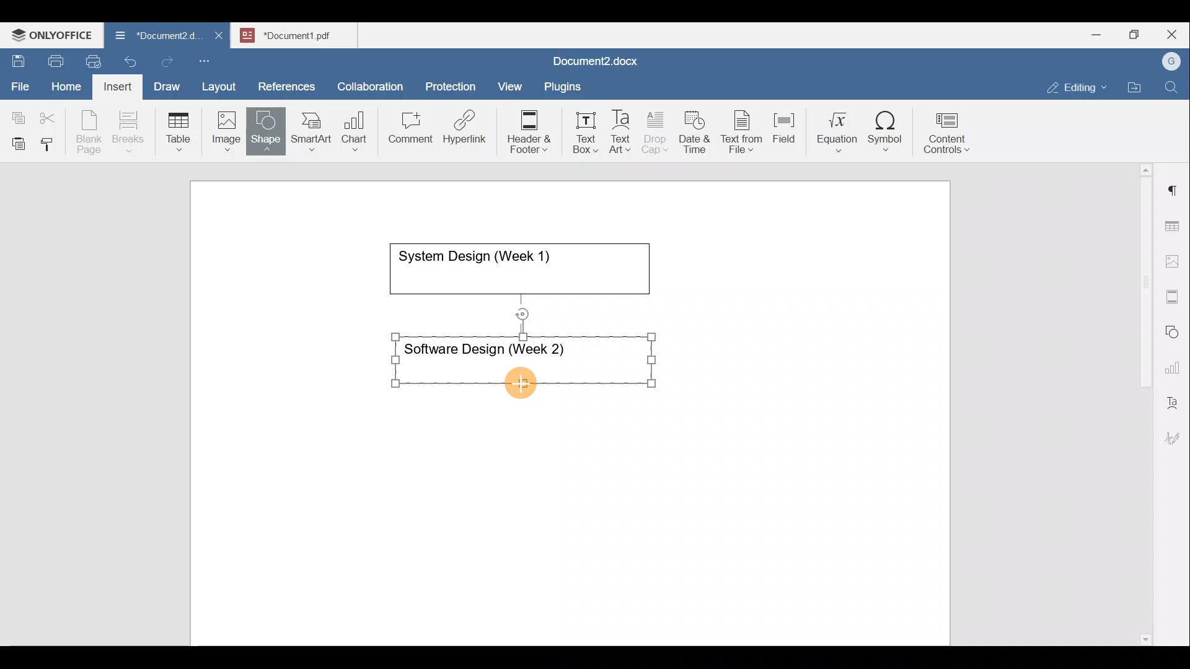  What do you see at coordinates (1096, 33) in the screenshot?
I see `Minimize` at bounding box center [1096, 33].